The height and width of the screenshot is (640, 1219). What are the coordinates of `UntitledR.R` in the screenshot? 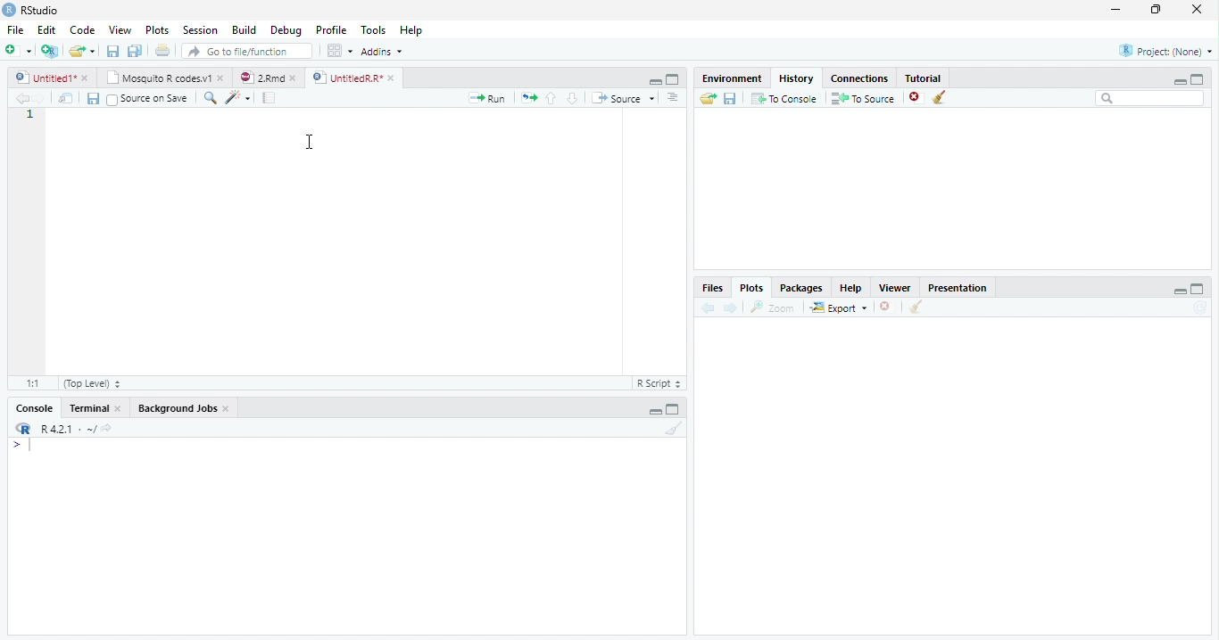 It's located at (360, 77).